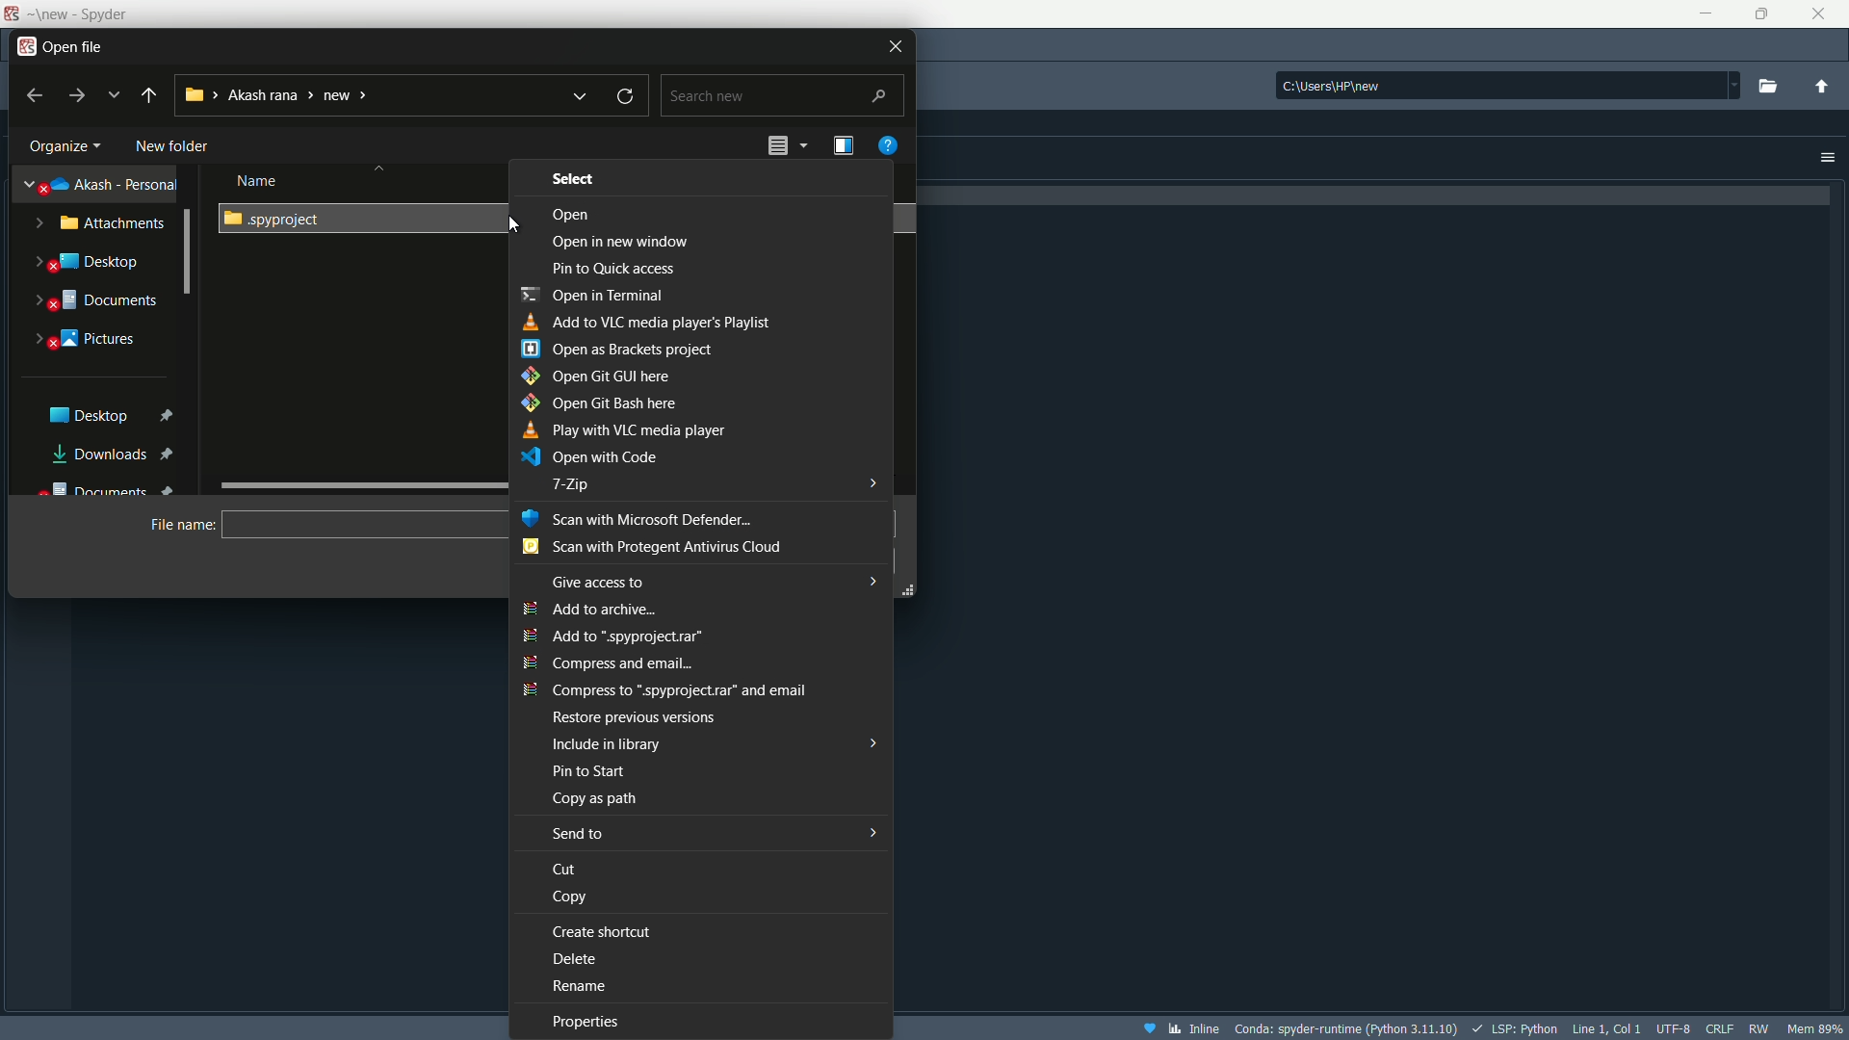 This screenshot has height=1040, width=1849. Describe the element at coordinates (1675, 1028) in the screenshot. I see `file encoding` at that location.